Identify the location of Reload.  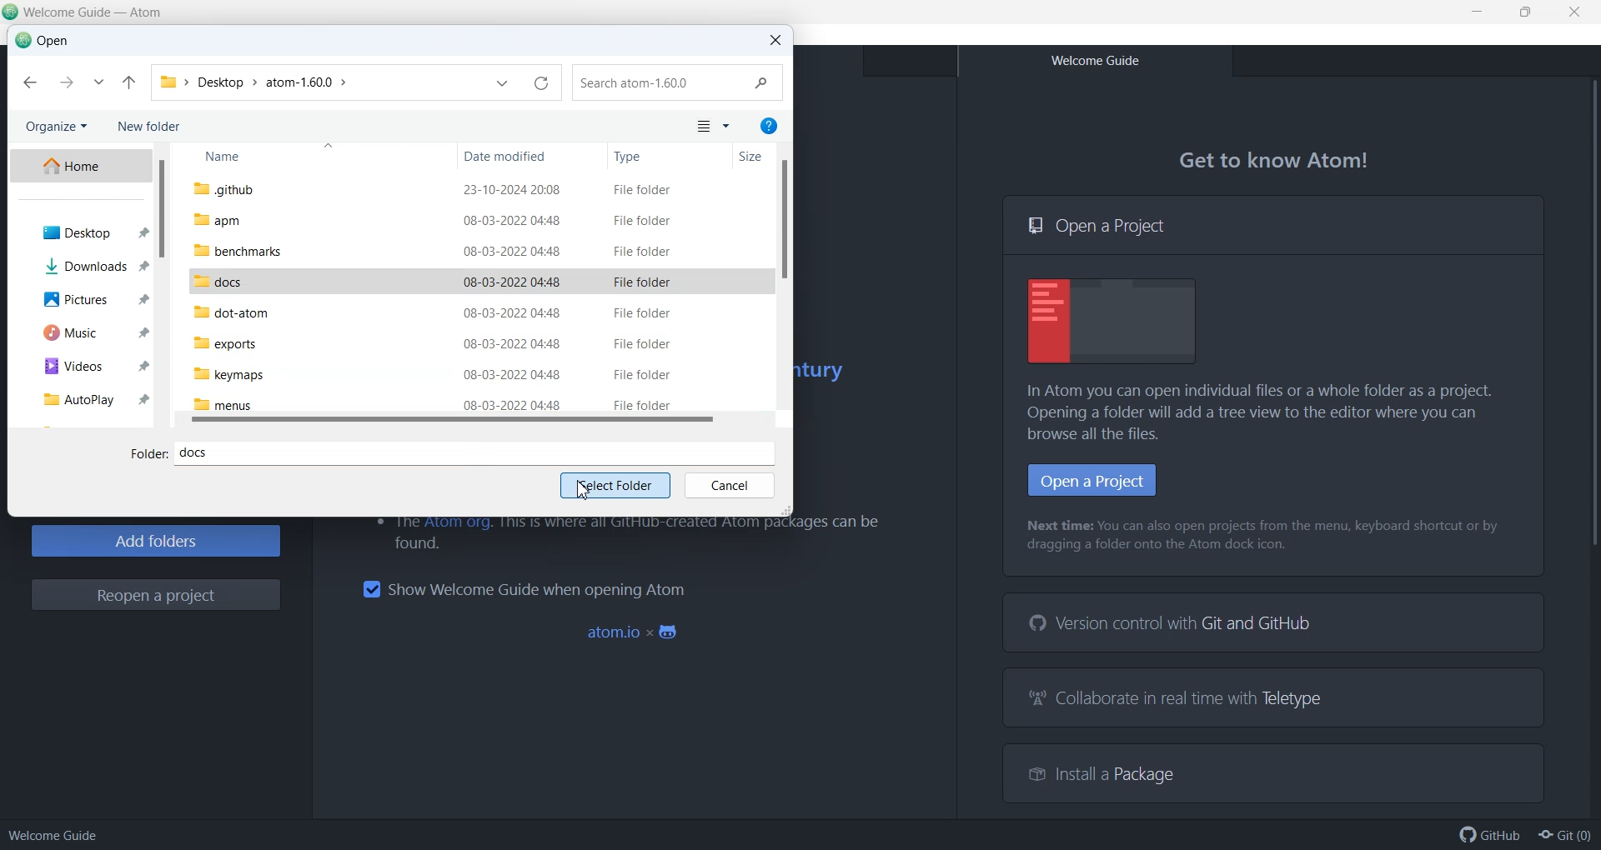
(540, 84).